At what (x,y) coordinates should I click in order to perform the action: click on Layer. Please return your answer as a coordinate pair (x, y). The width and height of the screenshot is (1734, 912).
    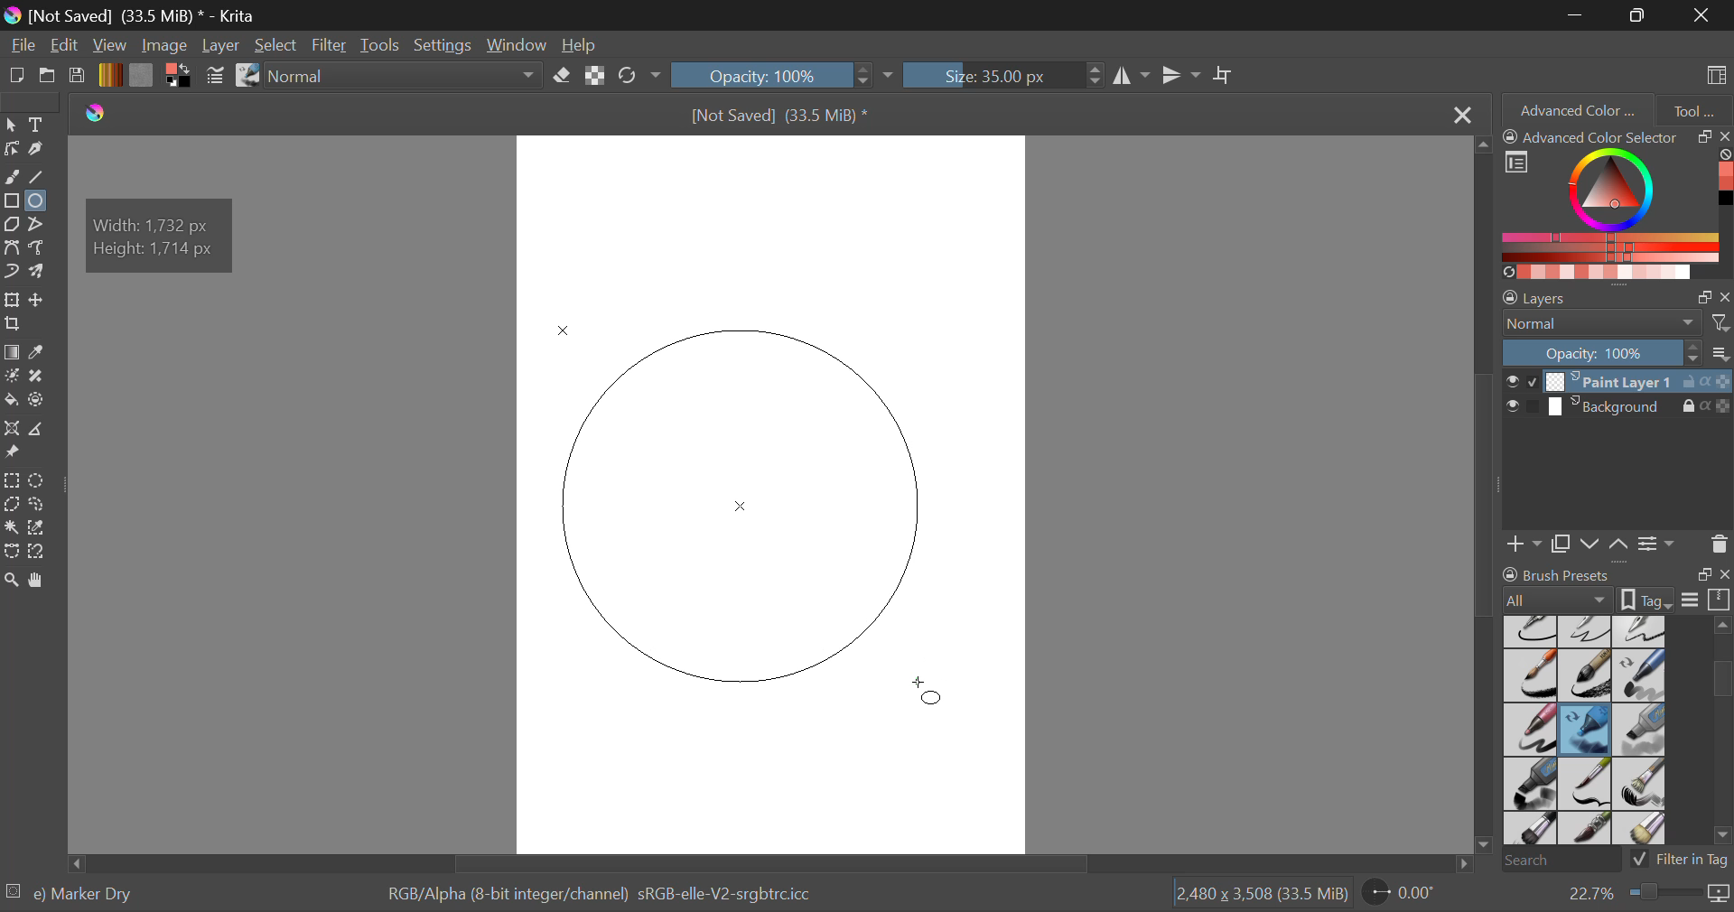
    Looking at the image, I should click on (220, 45).